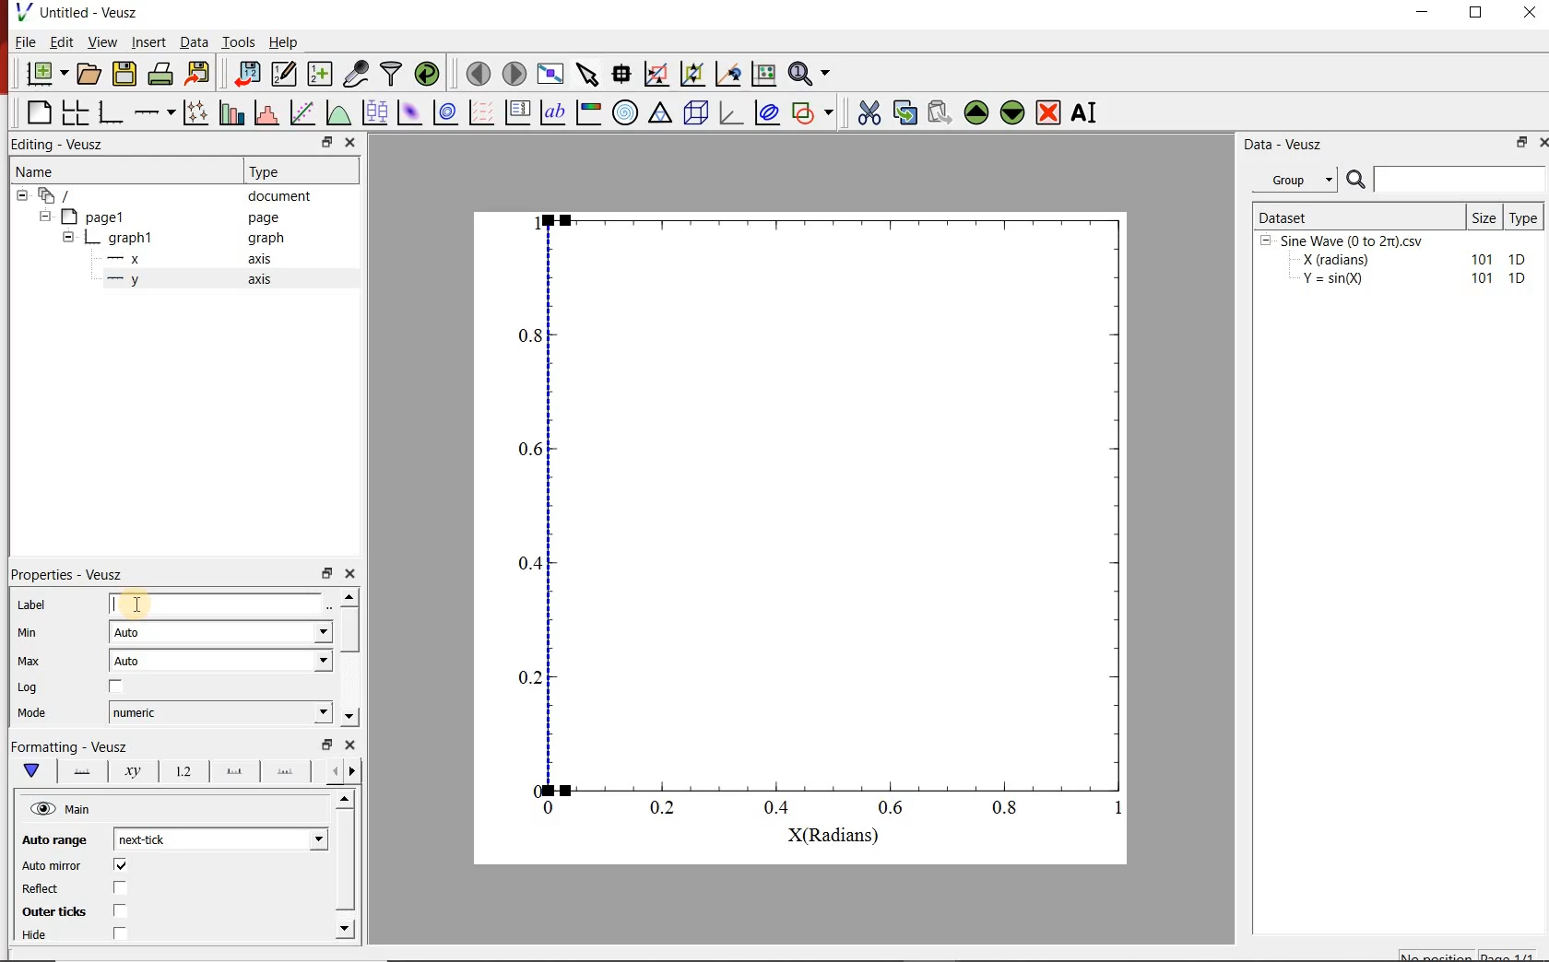  What do you see at coordinates (269, 170) in the screenshot?
I see `Type` at bounding box center [269, 170].